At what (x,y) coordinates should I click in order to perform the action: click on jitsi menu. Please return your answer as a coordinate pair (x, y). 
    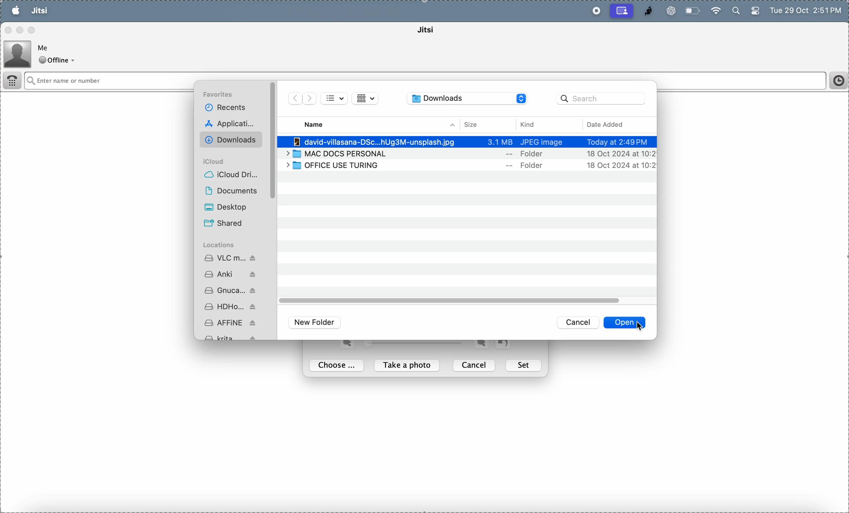
    Looking at the image, I should click on (39, 11).